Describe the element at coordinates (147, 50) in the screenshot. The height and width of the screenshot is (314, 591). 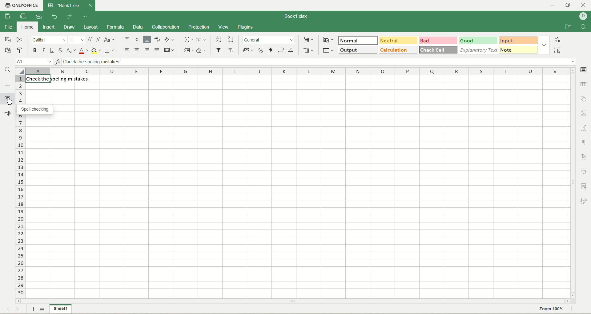
I see `align right` at that location.